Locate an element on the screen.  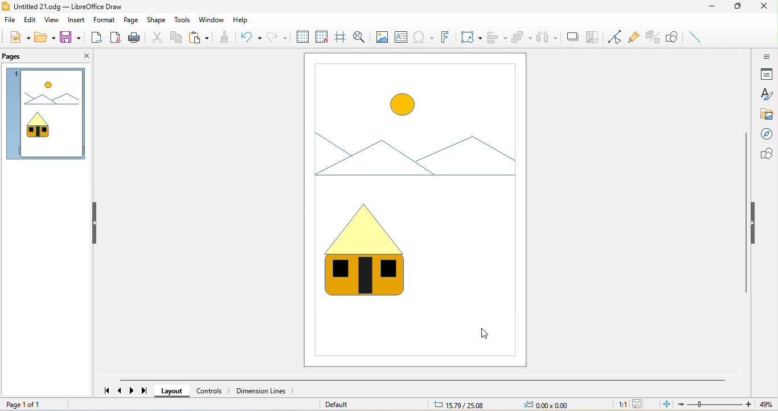
page is located at coordinates (132, 20).